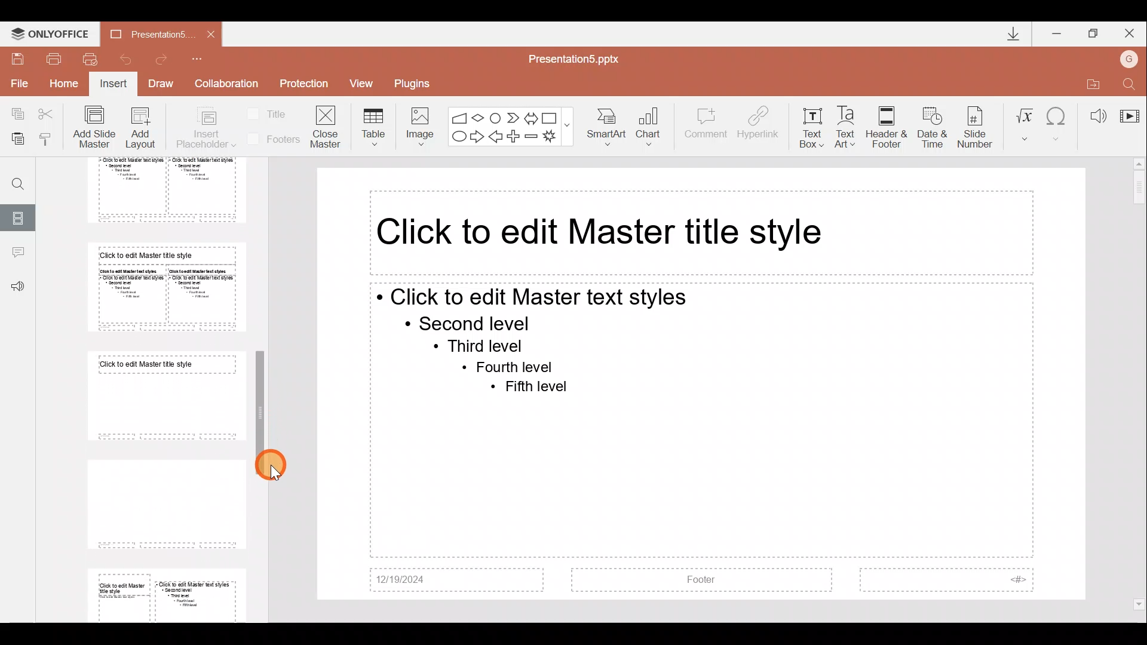  Describe the element at coordinates (17, 83) in the screenshot. I see `File` at that location.